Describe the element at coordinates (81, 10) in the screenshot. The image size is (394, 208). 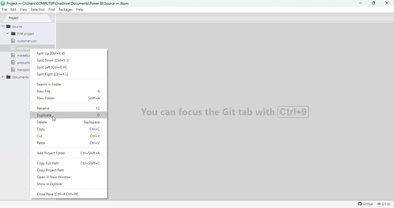
I see `Help` at that location.